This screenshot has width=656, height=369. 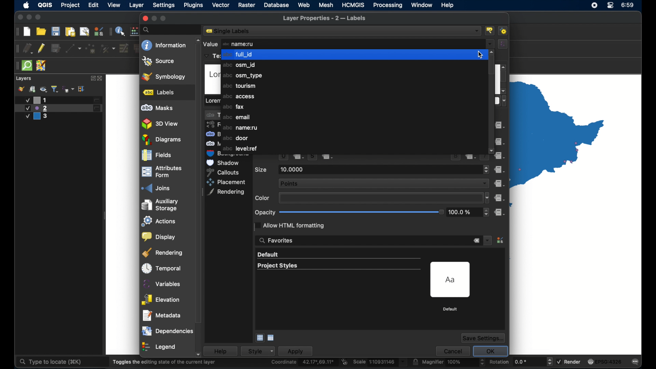 What do you see at coordinates (504, 77) in the screenshot?
I see `scroll  box` at bounding box center [504, 77].